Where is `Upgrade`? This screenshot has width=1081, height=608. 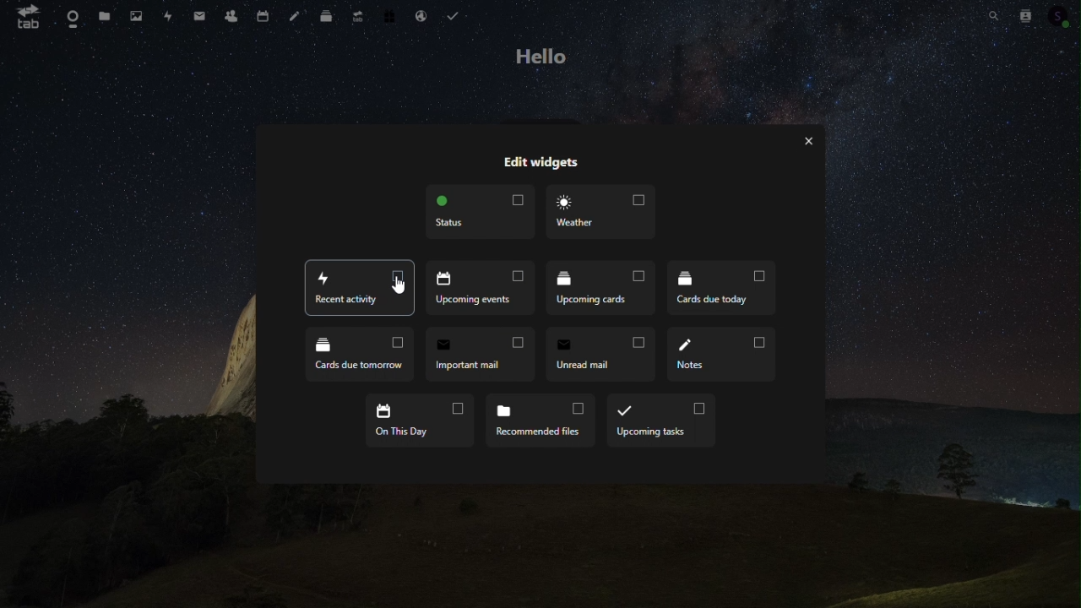 Upgrade is located at coordinates (356, 18).